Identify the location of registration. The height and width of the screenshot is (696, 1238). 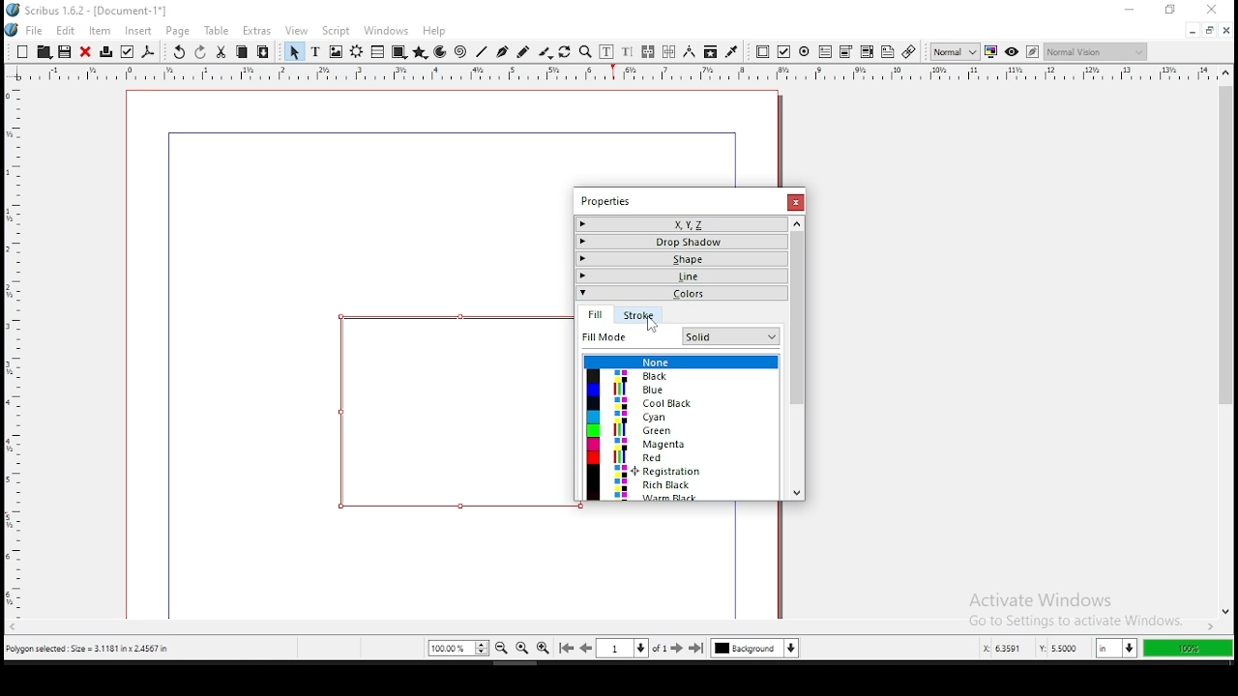
(681, 471).